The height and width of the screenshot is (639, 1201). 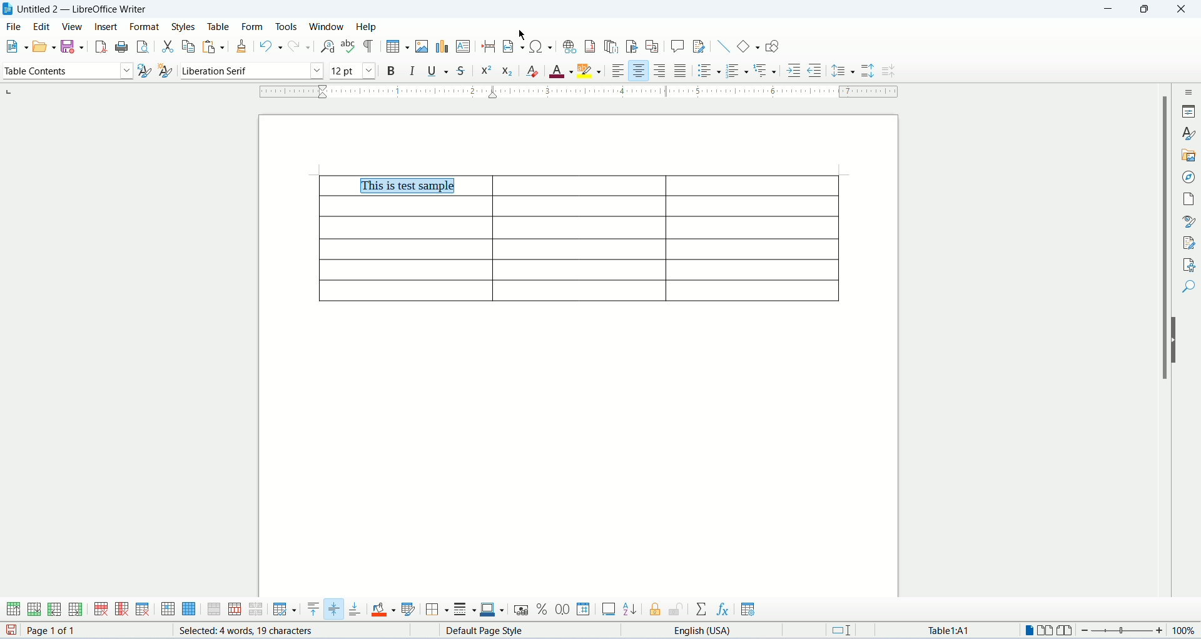 What do you see at coordinates (312, 610) in the screenshot?
I see `align top` at bounding box center [312, 610].